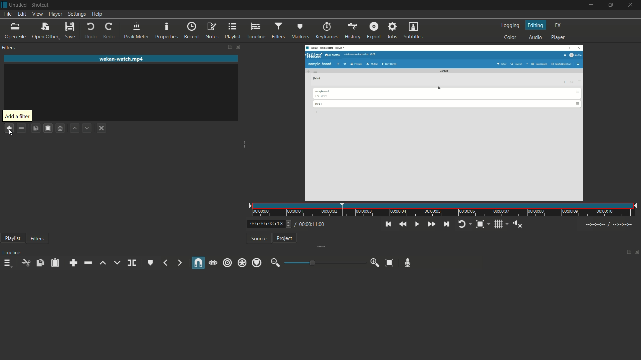  I want to click on cut, so click(26, 263).